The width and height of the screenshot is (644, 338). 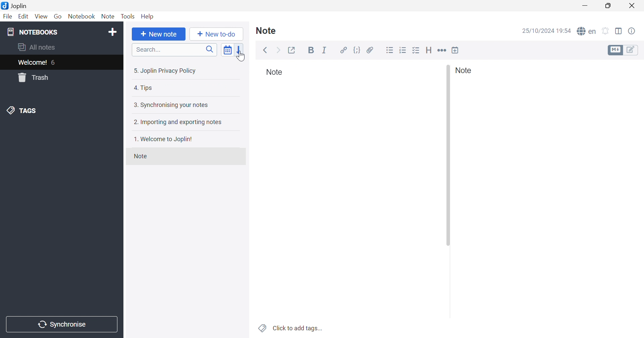 I want to click on Tags, so click(x=24, y=111).